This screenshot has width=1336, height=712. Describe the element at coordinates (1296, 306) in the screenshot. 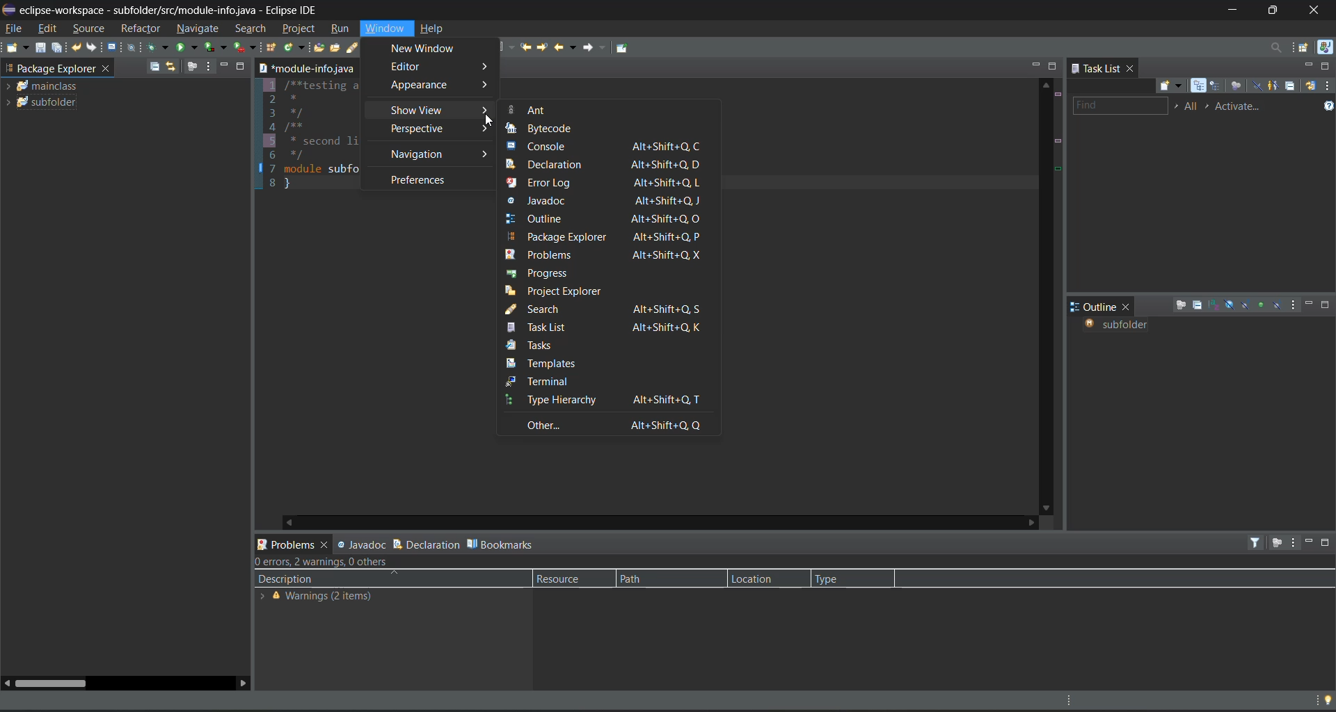

I see `view menu` at that location.